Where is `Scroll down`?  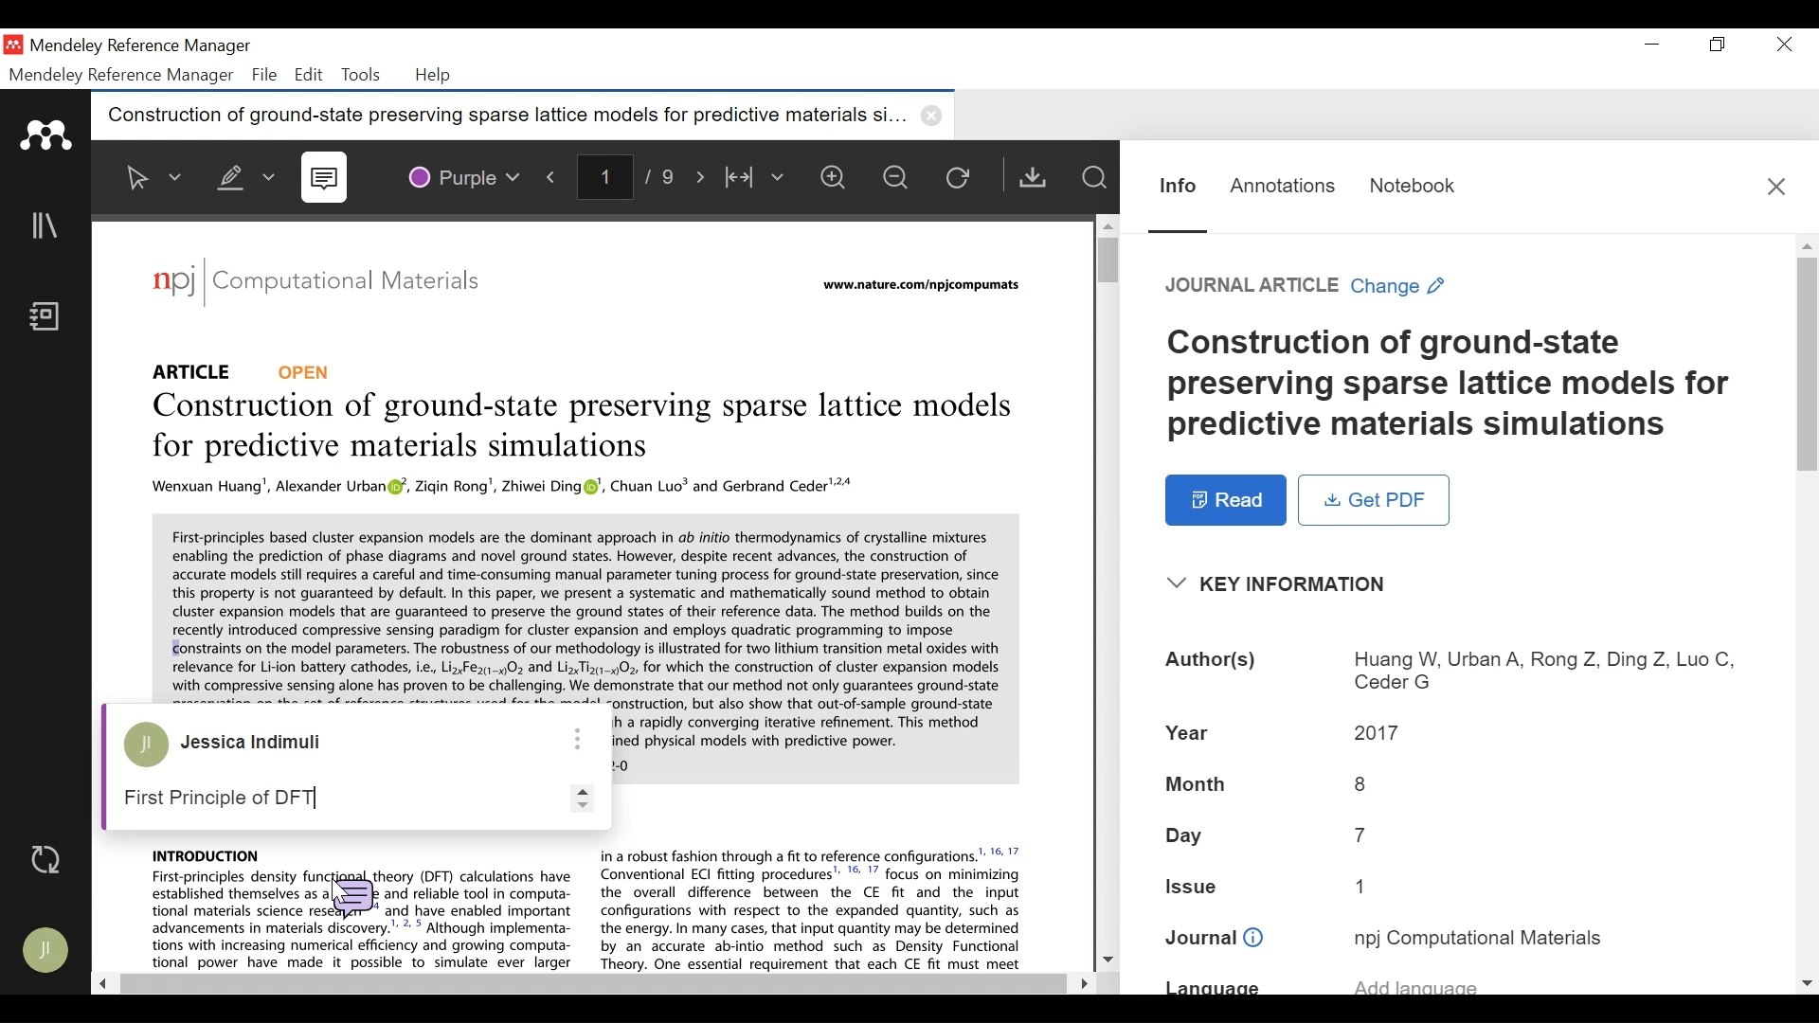 Scroll down is located at coordinates (1108, 960).